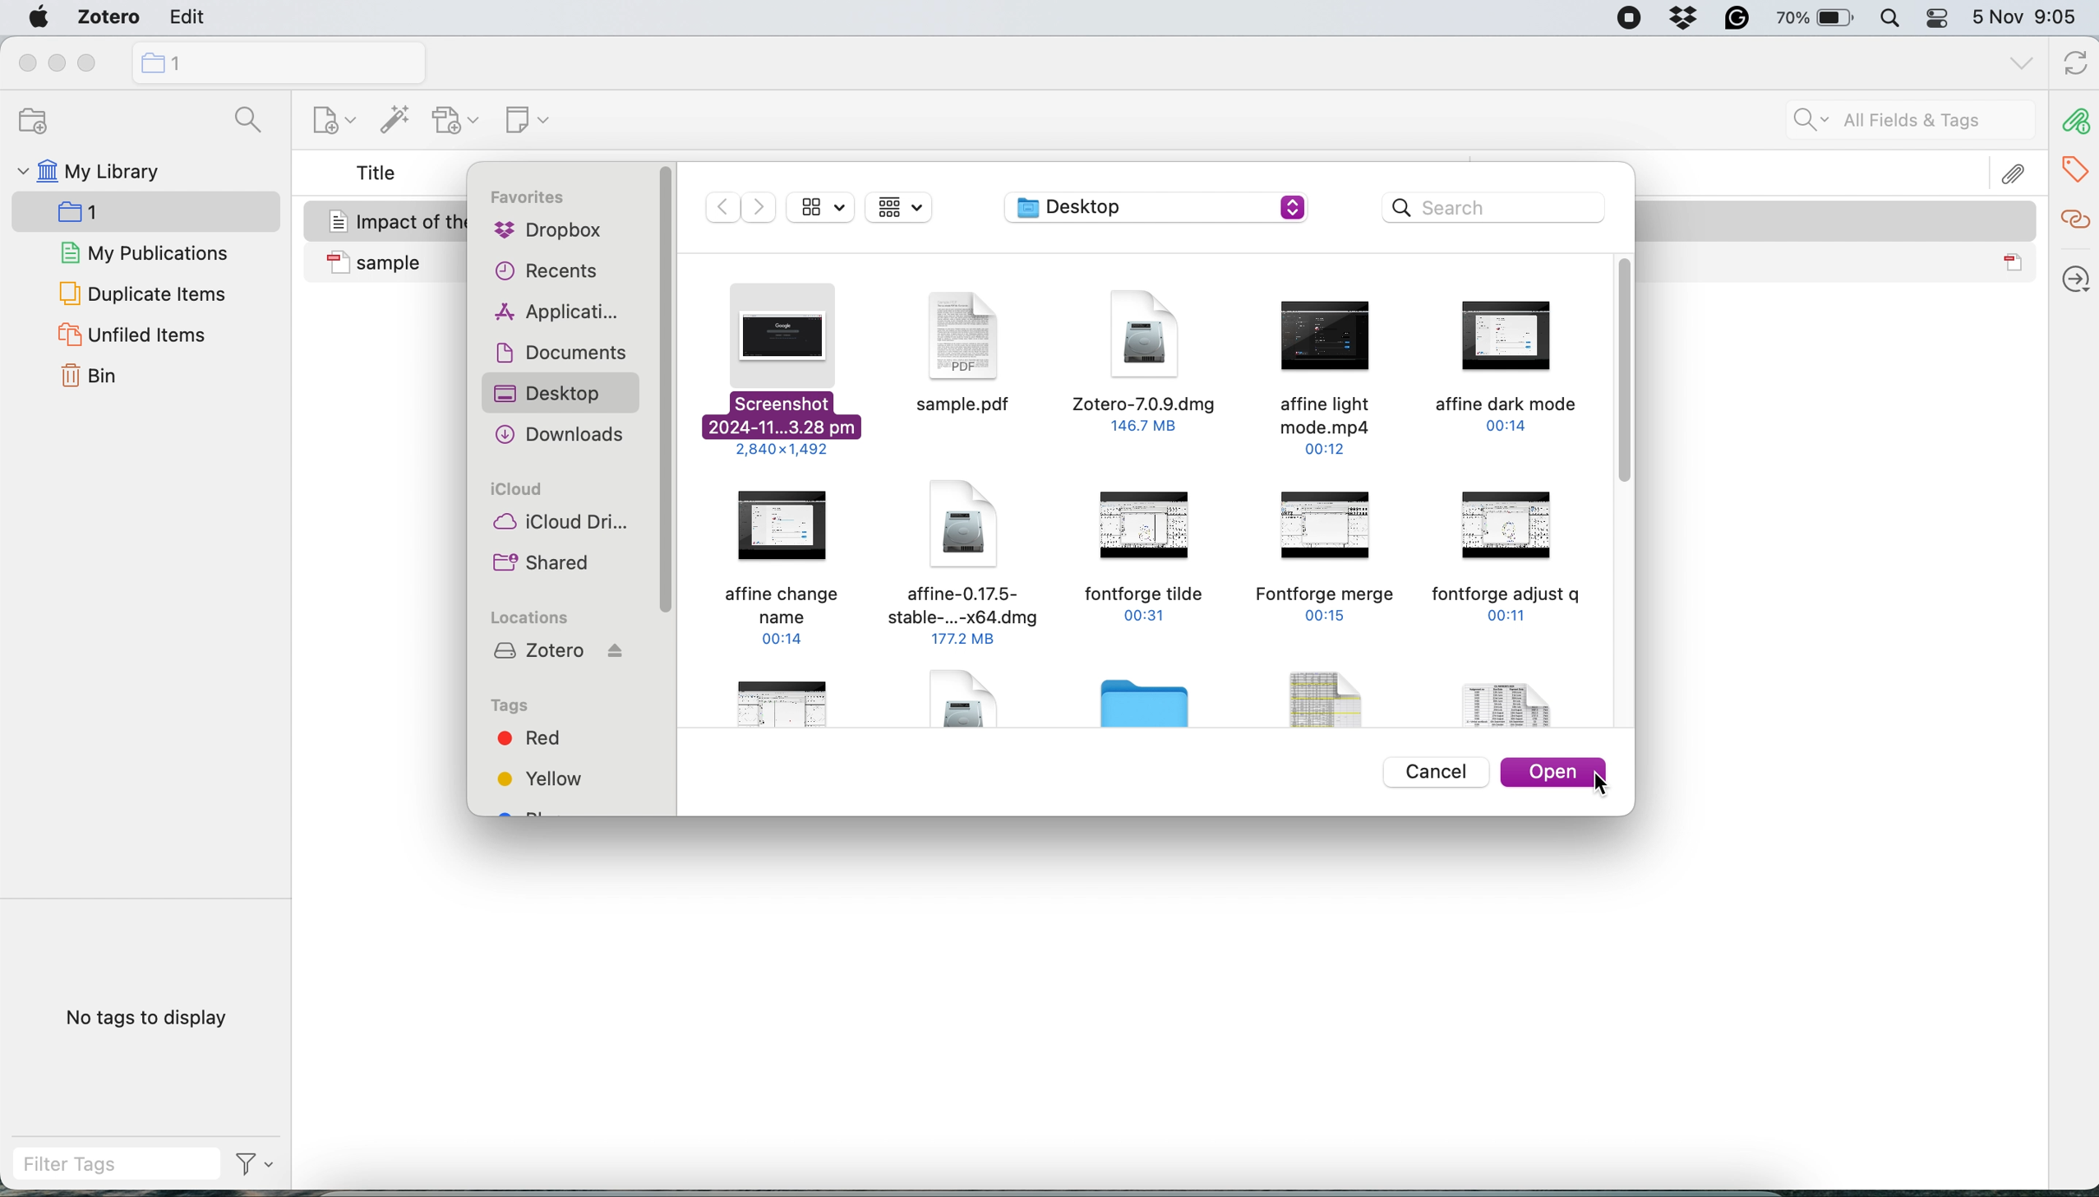  I want to click on edit, so click(182, 20).